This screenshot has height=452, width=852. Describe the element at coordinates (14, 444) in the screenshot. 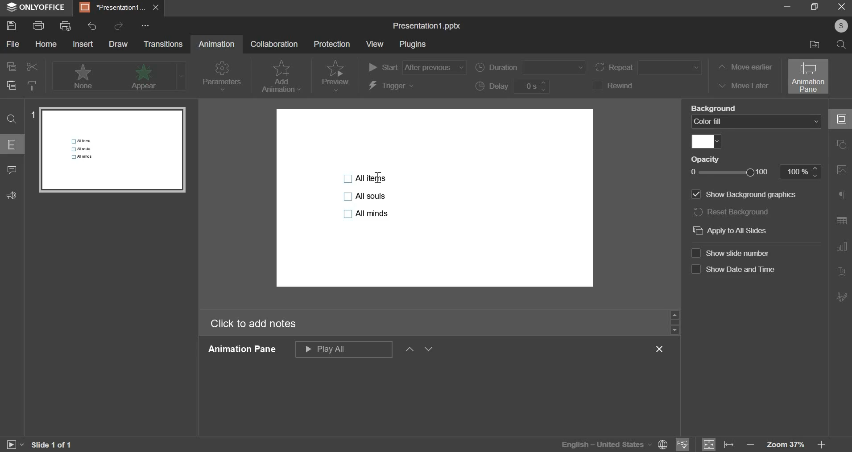

I see `slideshow` at that location.